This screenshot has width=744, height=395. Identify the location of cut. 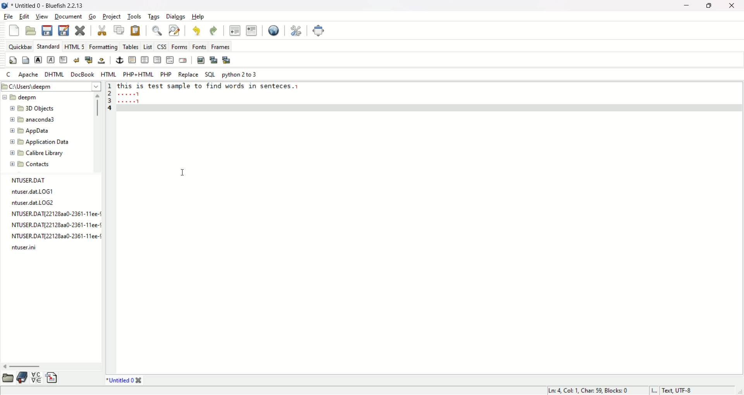
(102, 31).